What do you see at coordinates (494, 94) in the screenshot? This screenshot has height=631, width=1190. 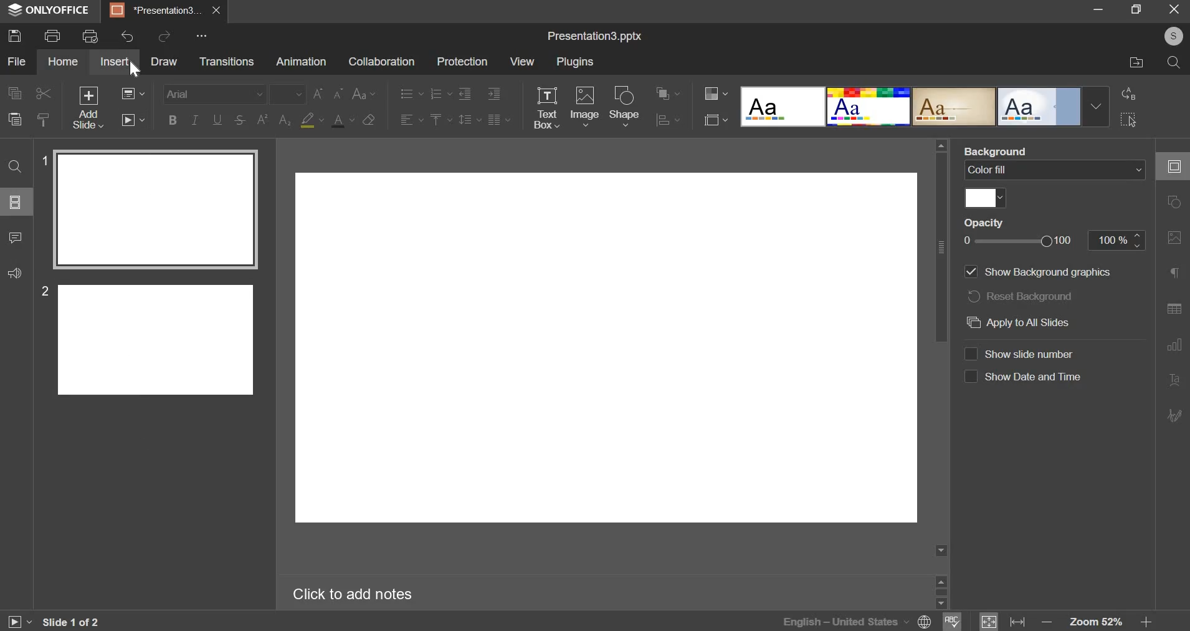 I see `increase indent` at bounding box center [494, 94].